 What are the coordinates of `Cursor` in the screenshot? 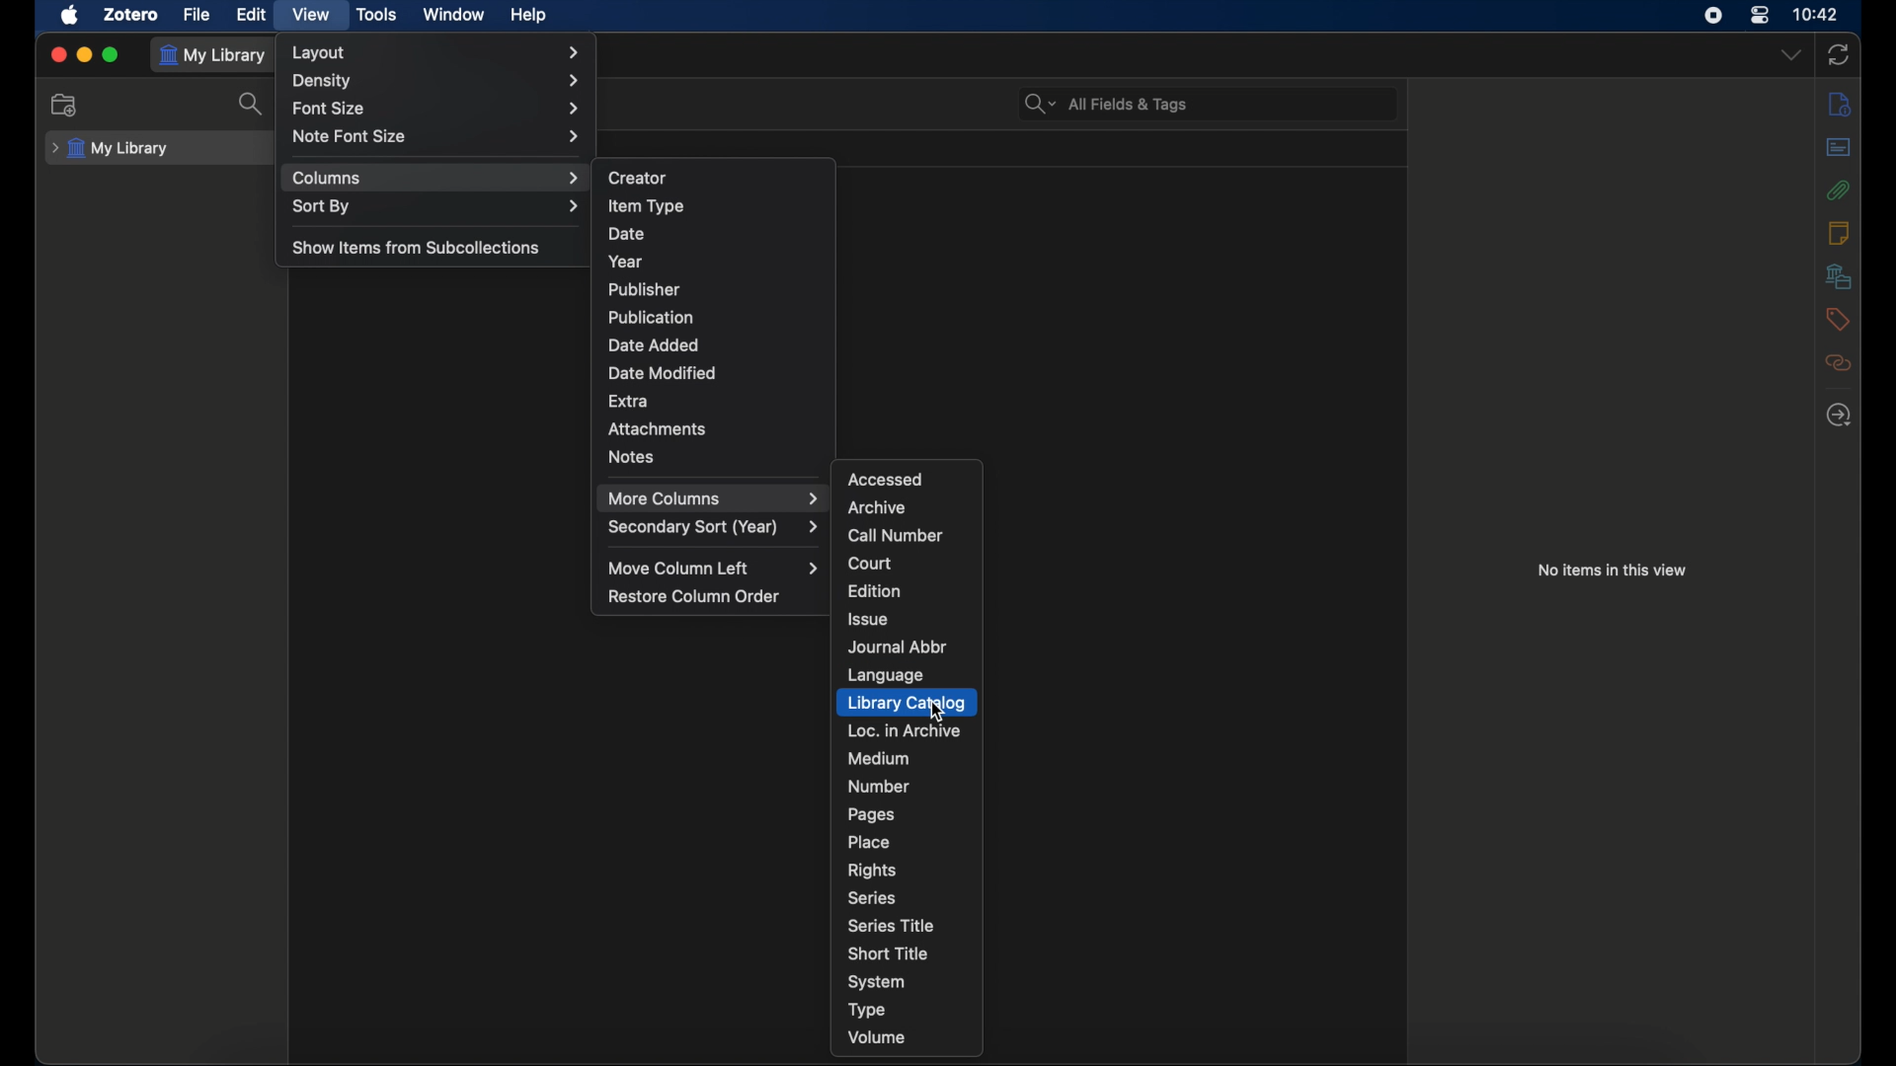 It's located at (941, 714).